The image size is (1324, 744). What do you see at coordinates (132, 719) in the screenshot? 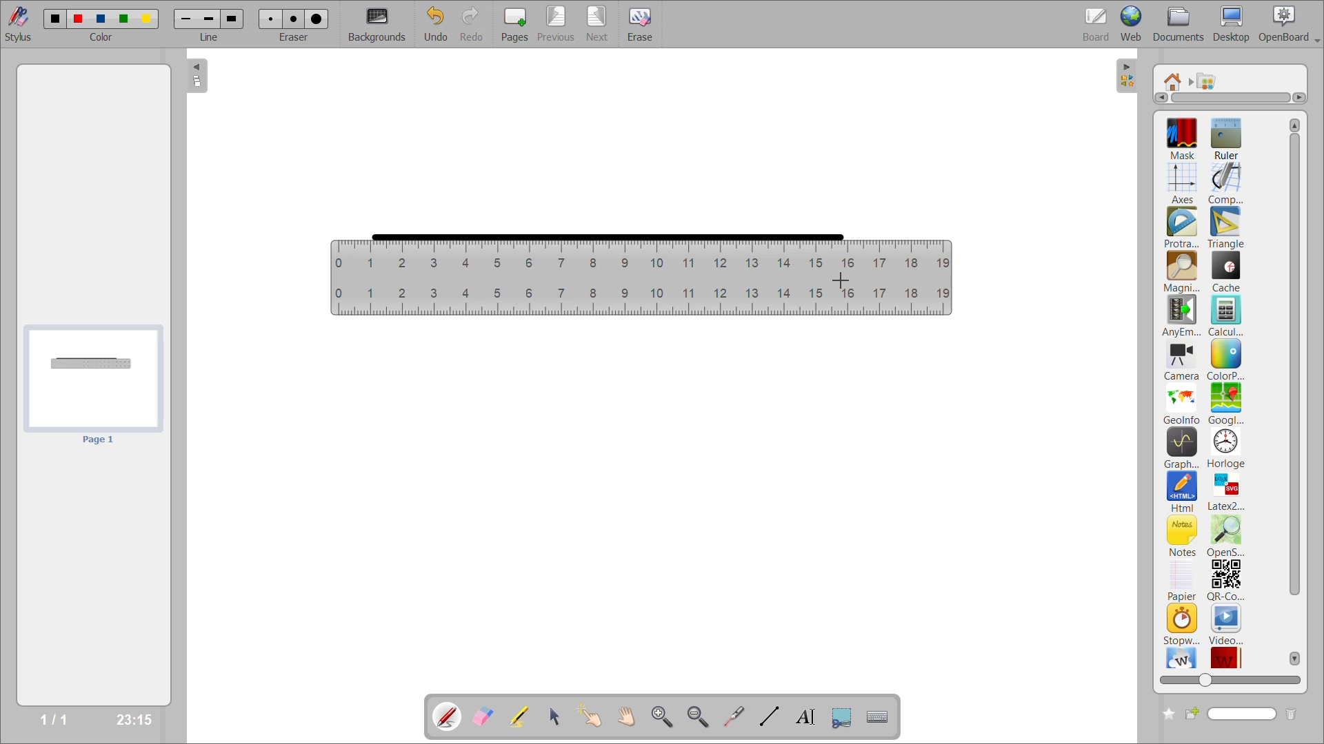
I see `23:15` at bounding box center [132, 719].